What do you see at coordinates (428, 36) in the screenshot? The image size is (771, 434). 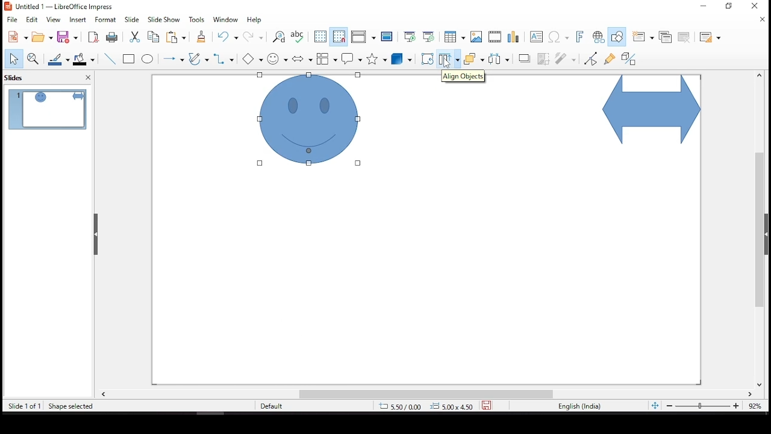 I see `start from current slide` at bounding box center [428, 36].